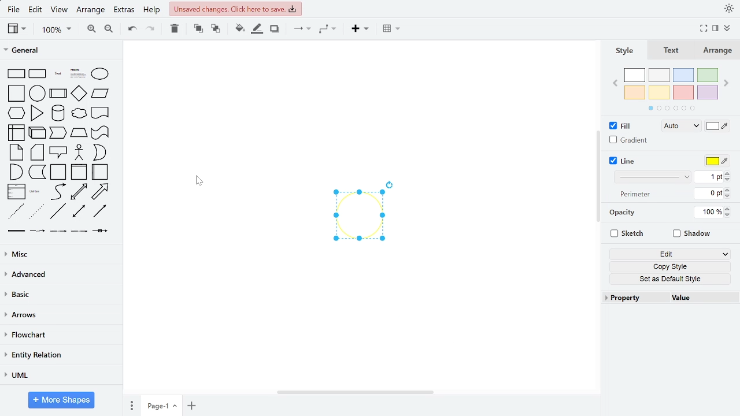  I want to click on link 3 label, so click(79, 231).